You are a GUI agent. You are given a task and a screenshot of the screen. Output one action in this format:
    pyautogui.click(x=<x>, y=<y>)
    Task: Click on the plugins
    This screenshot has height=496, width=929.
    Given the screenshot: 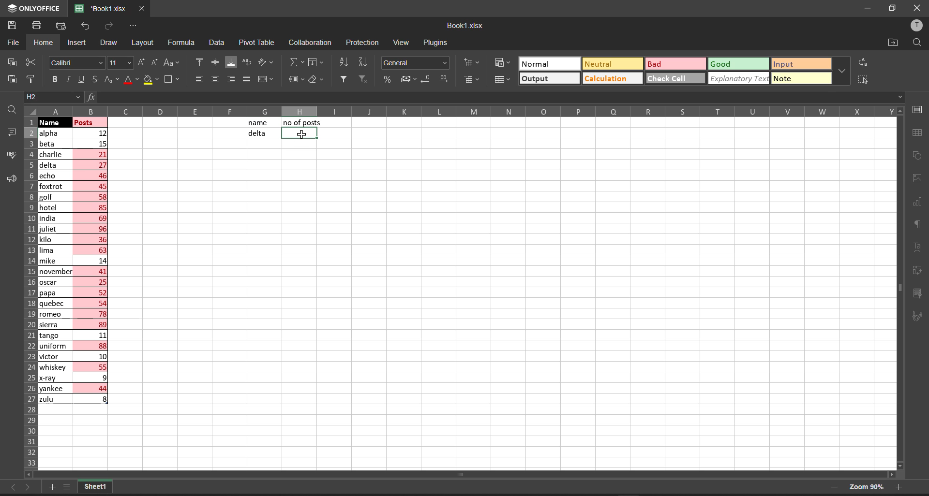 What is the action you would take?
    pyautogui.click(x=436, y=42)
    